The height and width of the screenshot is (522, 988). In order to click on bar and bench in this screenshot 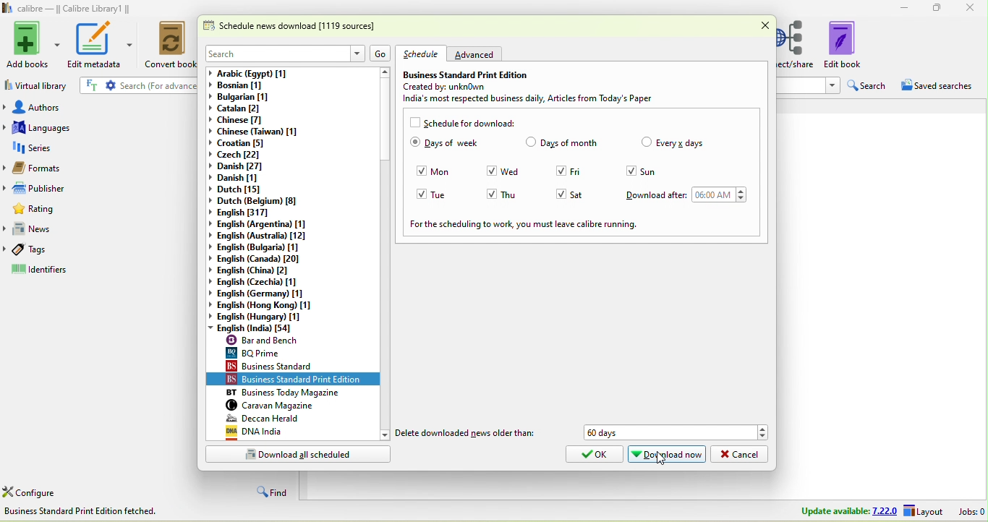, I will do `click(295, 340)`.